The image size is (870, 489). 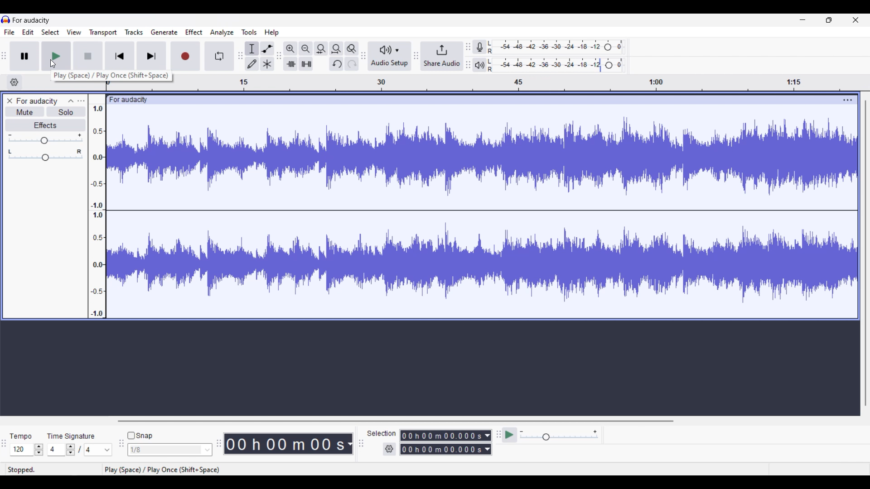 I want to click on Playback meter, so click(x=480, y=65).